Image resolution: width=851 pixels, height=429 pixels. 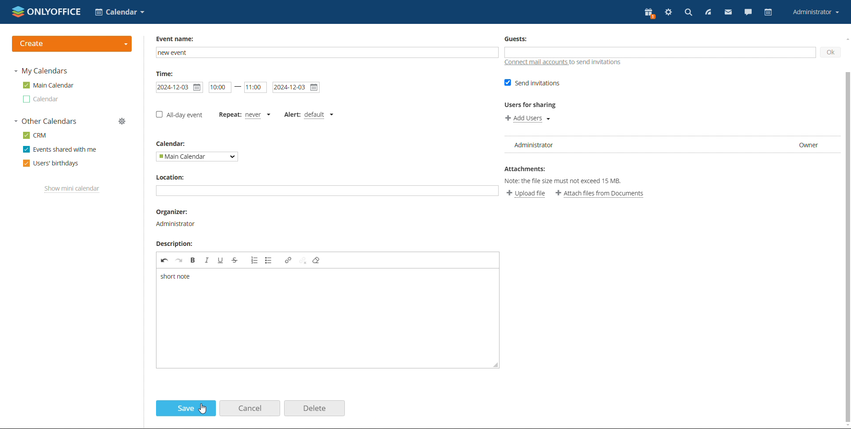 I want to click on feed, so click(x=708, y=12).